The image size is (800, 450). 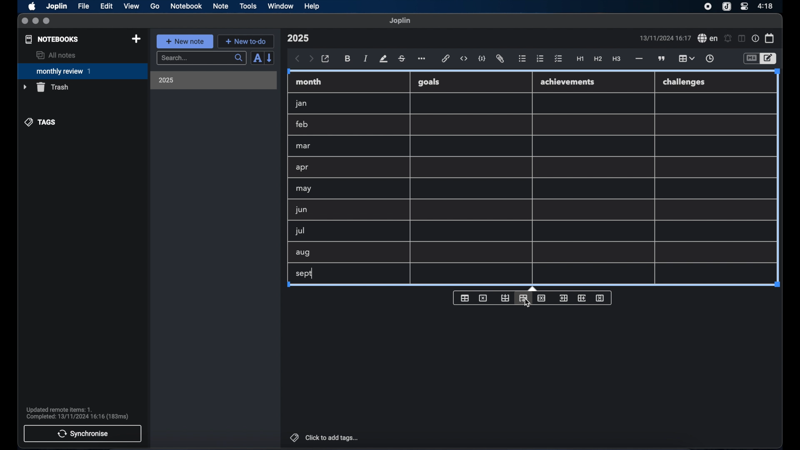 I want to click on numbered list, so click(x=540, y=58).